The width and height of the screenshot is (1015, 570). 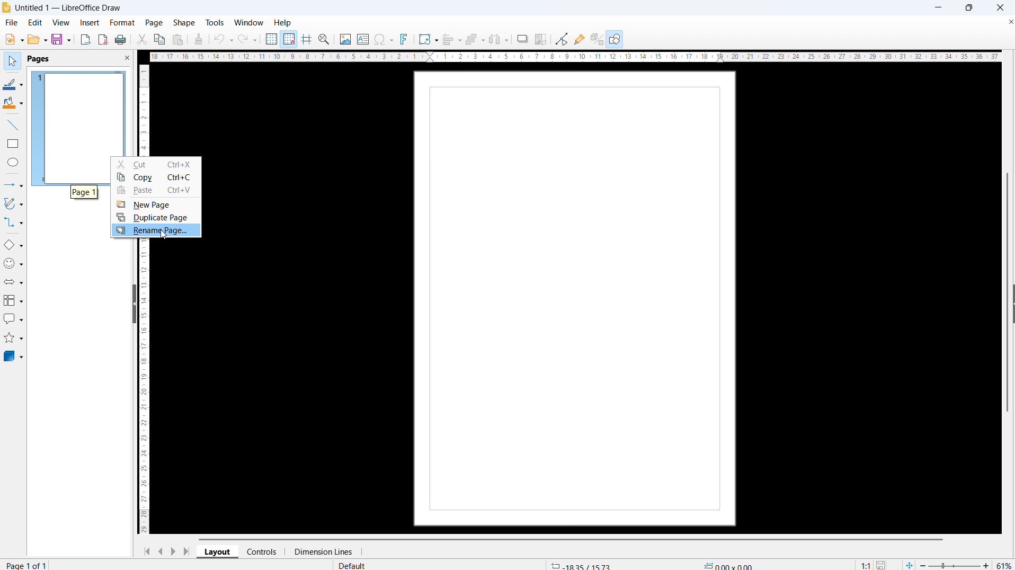 What do you see at coordinates (581, 565) in the screenshot?
I see `cursor coordinate` at bounding box center [581, 565].